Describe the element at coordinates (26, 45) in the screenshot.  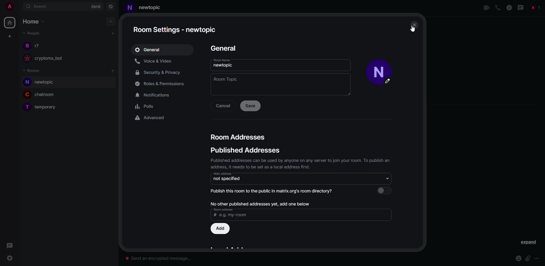
I see `profile image` at that location.